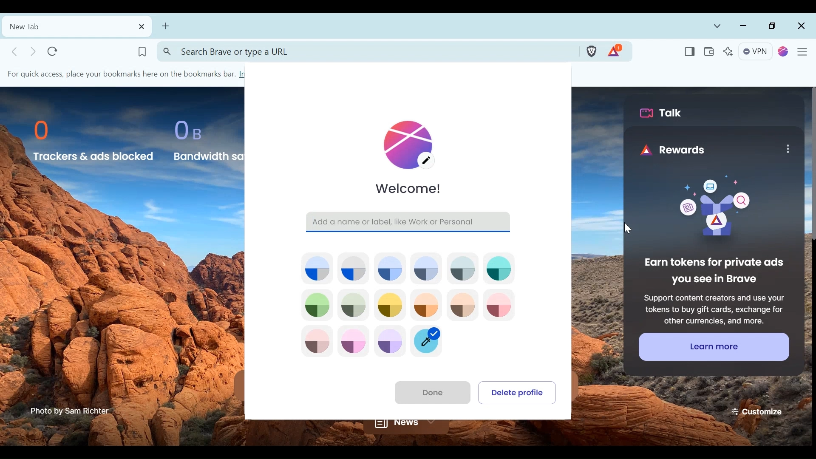 The width and height of the screenshot is (816, 459). What do you see at coordinates (409, 221) in the screenshot?
I see `Add a name or label, like Work or Personal` at bounding box center [409, 221].